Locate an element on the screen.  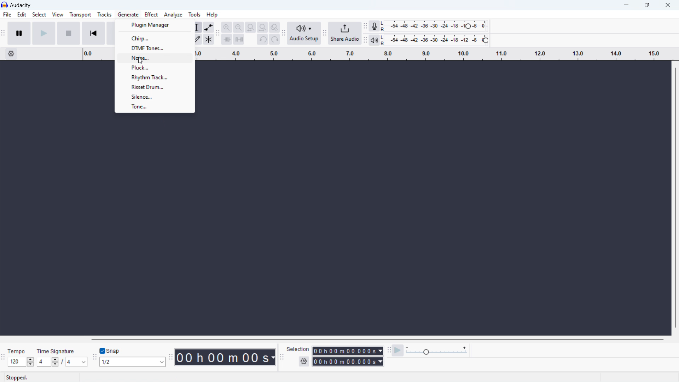
undo is located at coordinates (262, 39).